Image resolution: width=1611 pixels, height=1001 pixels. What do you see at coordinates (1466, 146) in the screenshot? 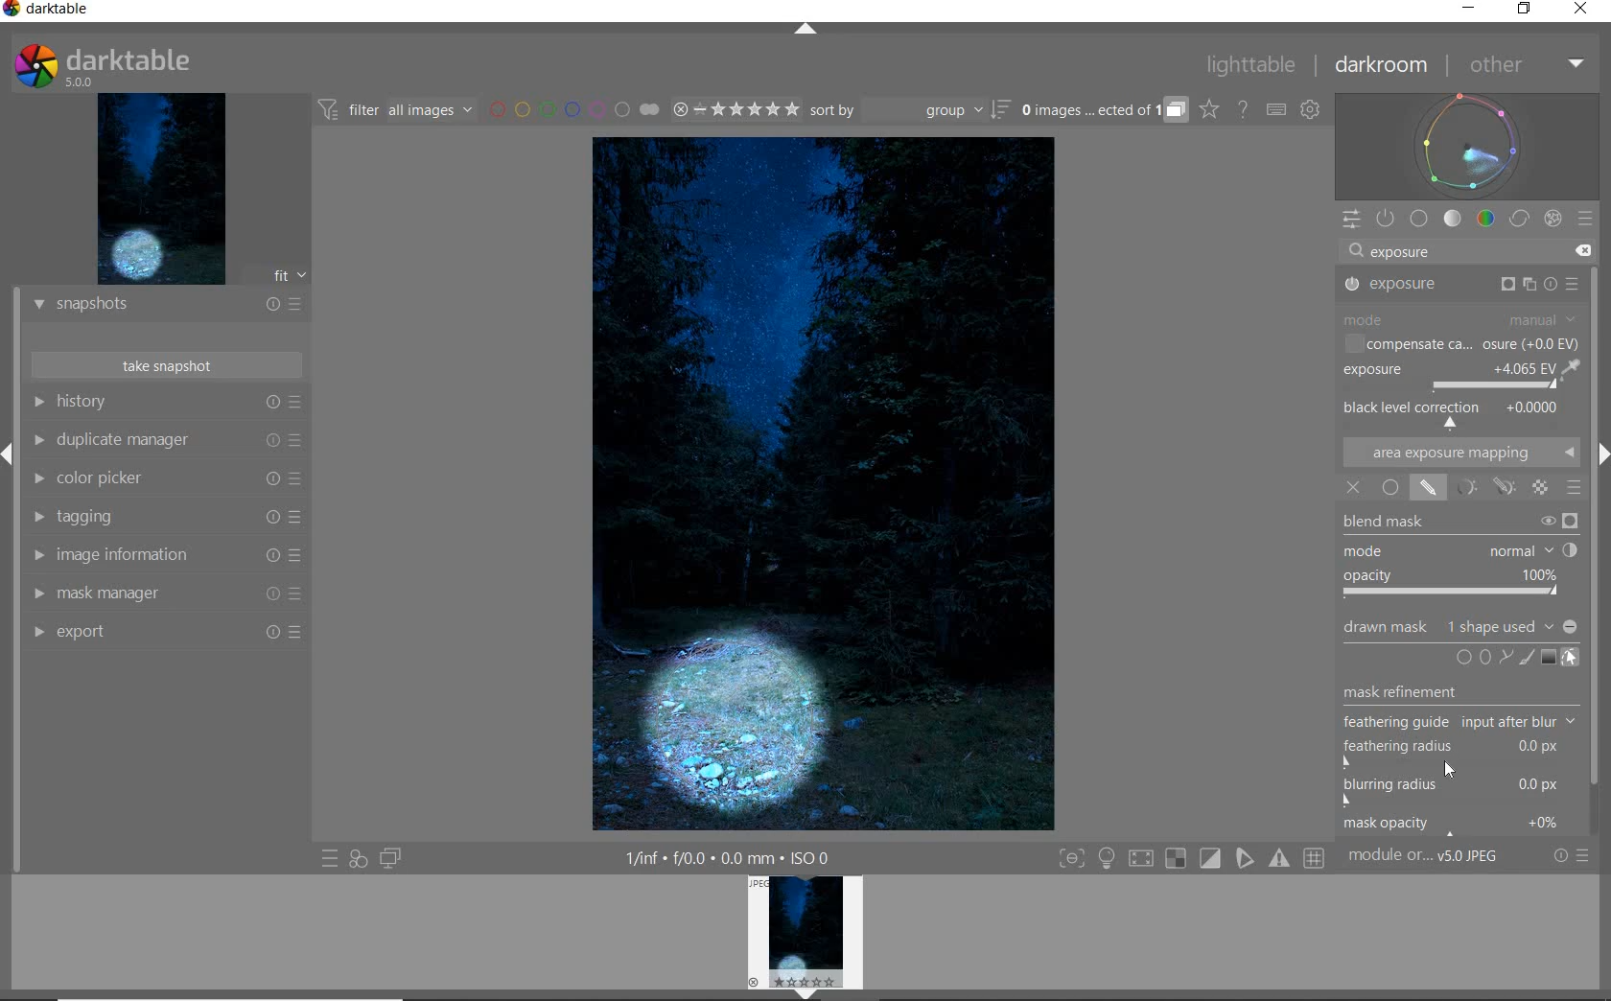
I see `WAVEFORM` at bounding box center [1466, 146].